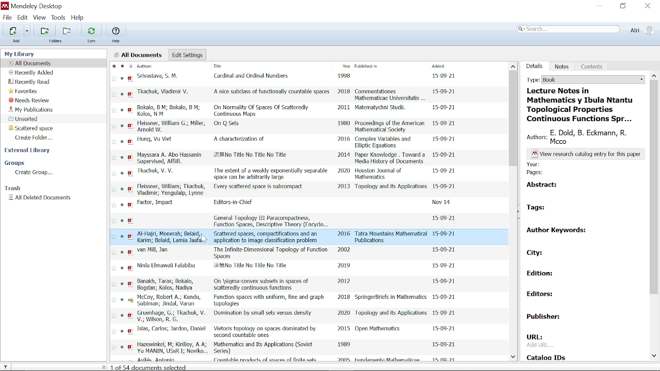 This screenshot has width=660, height=371. I want to click on URL, so click(538, 341).